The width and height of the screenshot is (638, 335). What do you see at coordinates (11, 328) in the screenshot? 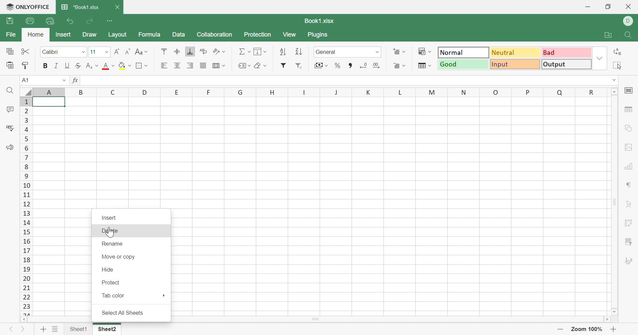
I see `Previous` at bounding box center [11, 328].